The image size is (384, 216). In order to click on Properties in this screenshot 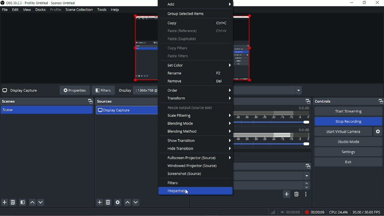, I will do `click(196, 191)`.